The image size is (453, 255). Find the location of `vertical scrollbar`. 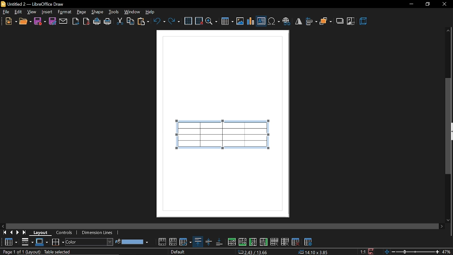

vertical scrollbar is located at coordinates (448, 126).